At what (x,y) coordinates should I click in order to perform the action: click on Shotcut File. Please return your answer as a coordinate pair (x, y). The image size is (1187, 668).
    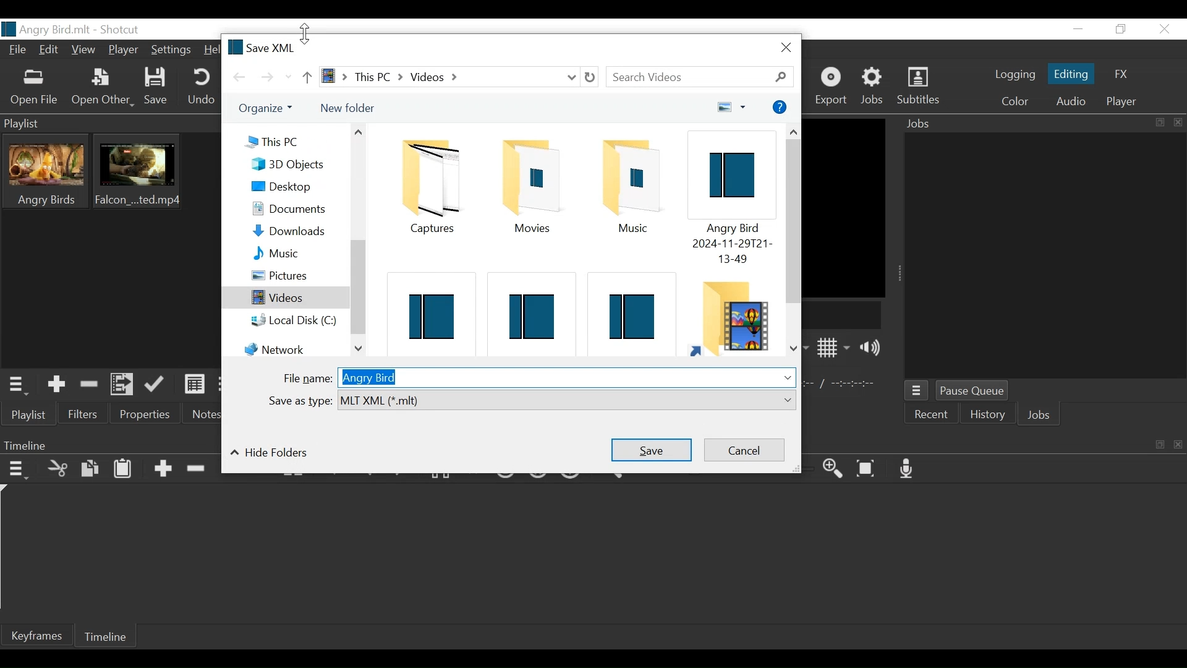
    Looking at the image, I should click on (527, 310).